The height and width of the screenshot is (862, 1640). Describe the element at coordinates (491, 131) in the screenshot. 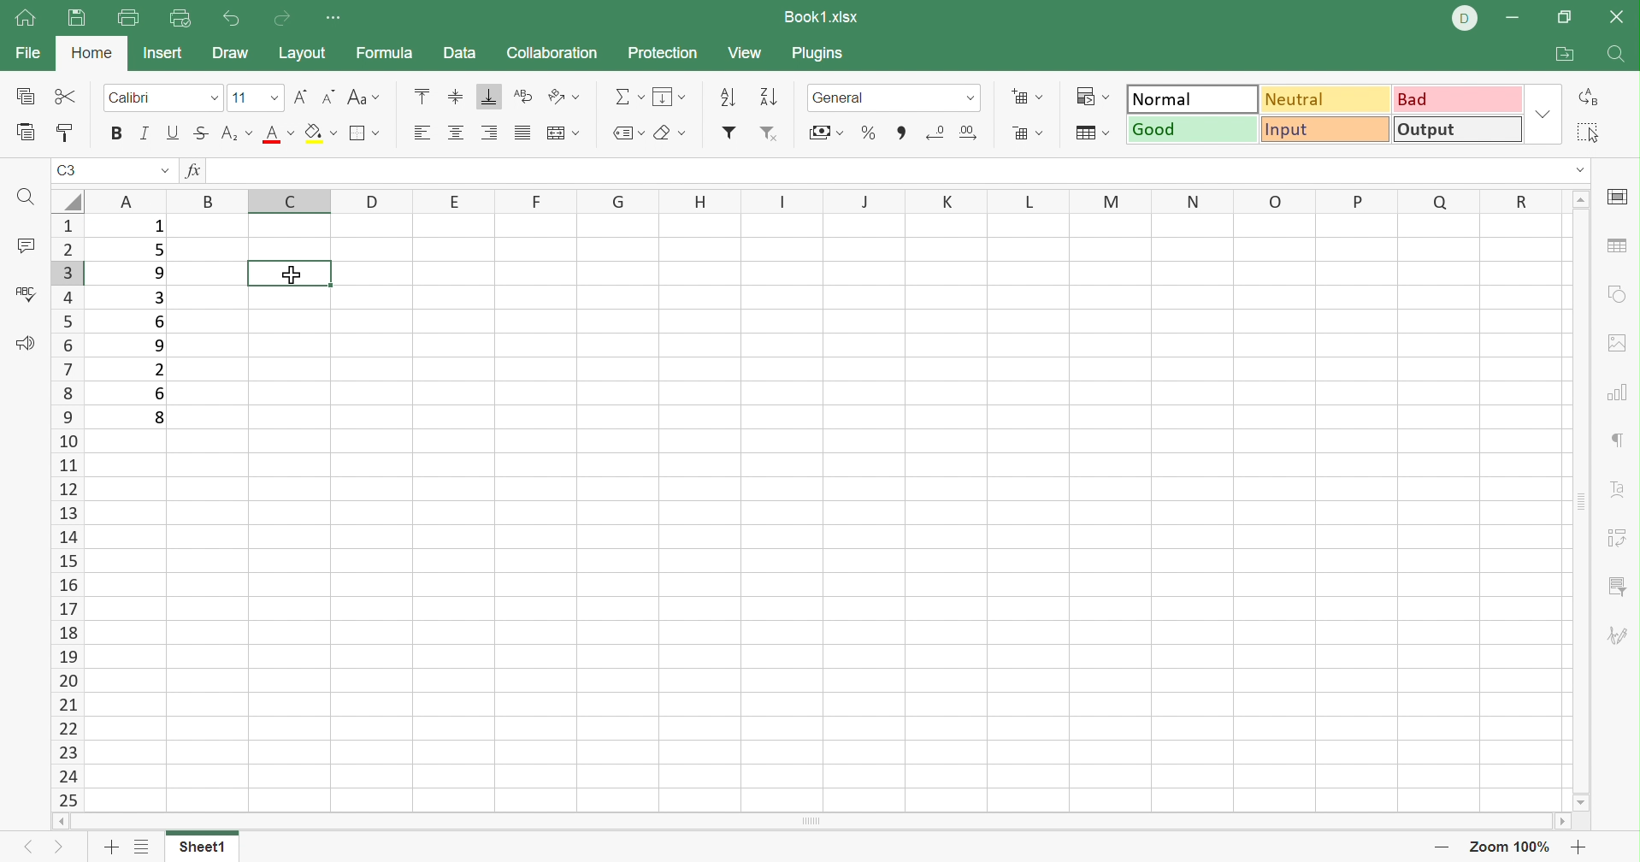

I see `Align Right` at that location.